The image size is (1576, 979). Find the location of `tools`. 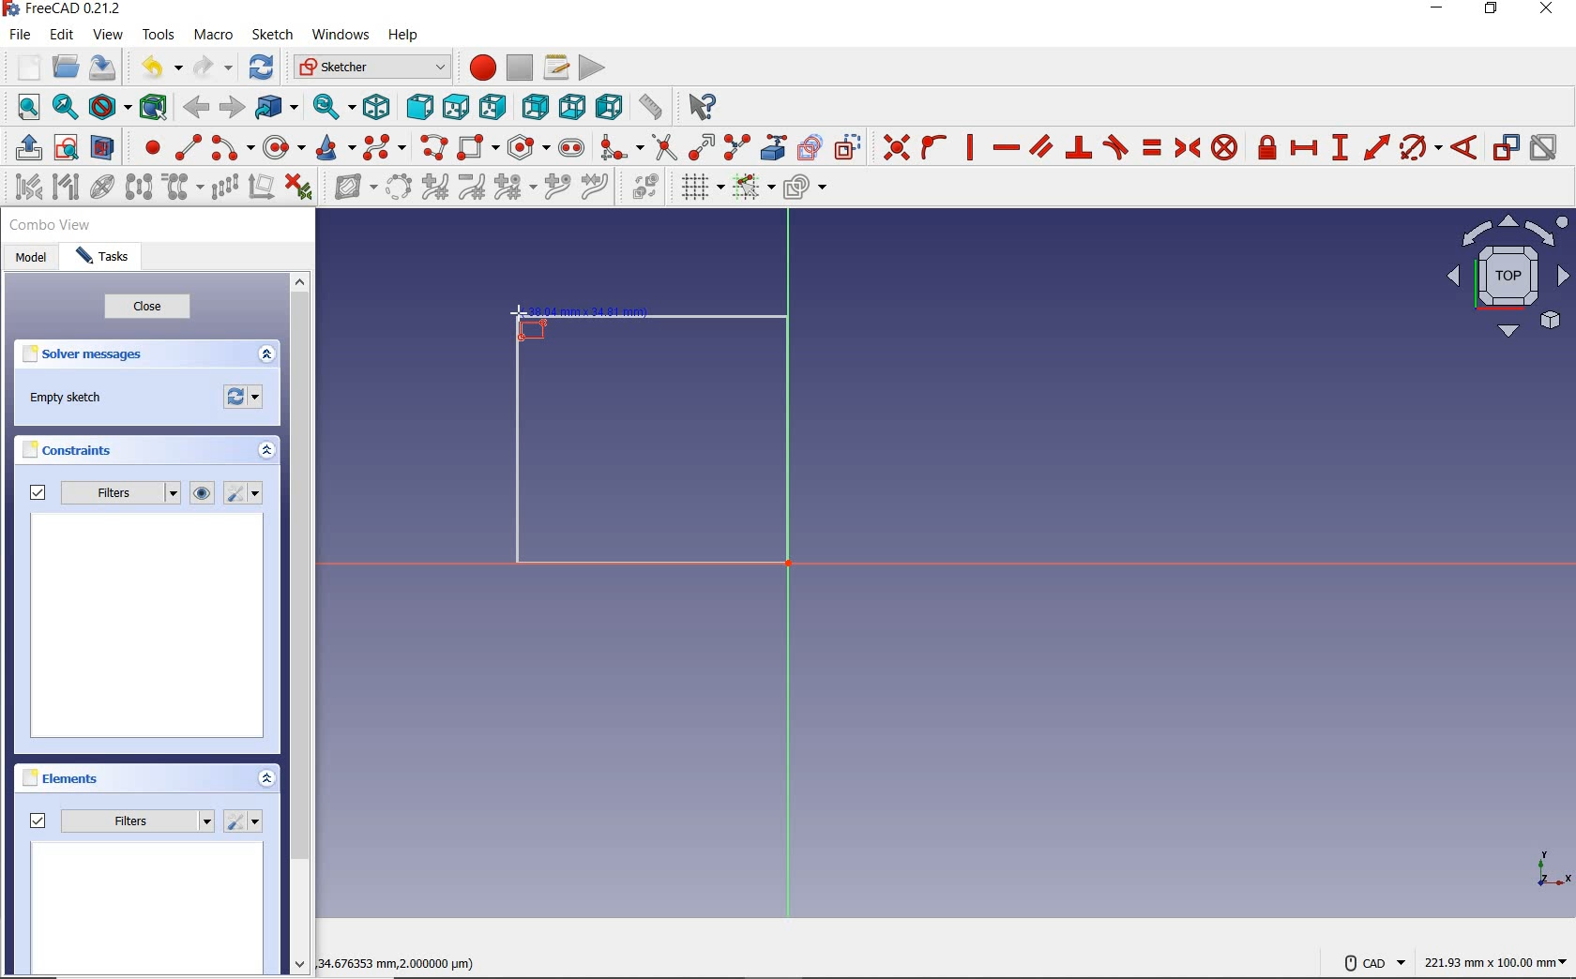

tools is located at coordinates (159, 37).